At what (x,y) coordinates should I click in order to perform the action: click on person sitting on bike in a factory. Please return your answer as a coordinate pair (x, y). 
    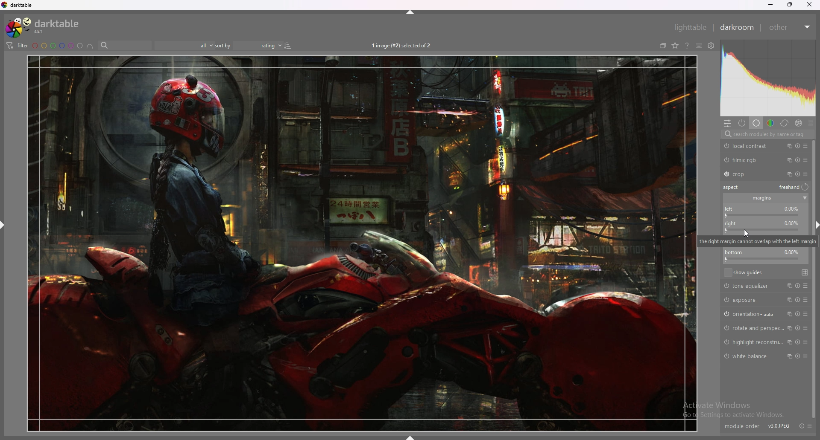
    Looking at the image, I should click on (363, 243).